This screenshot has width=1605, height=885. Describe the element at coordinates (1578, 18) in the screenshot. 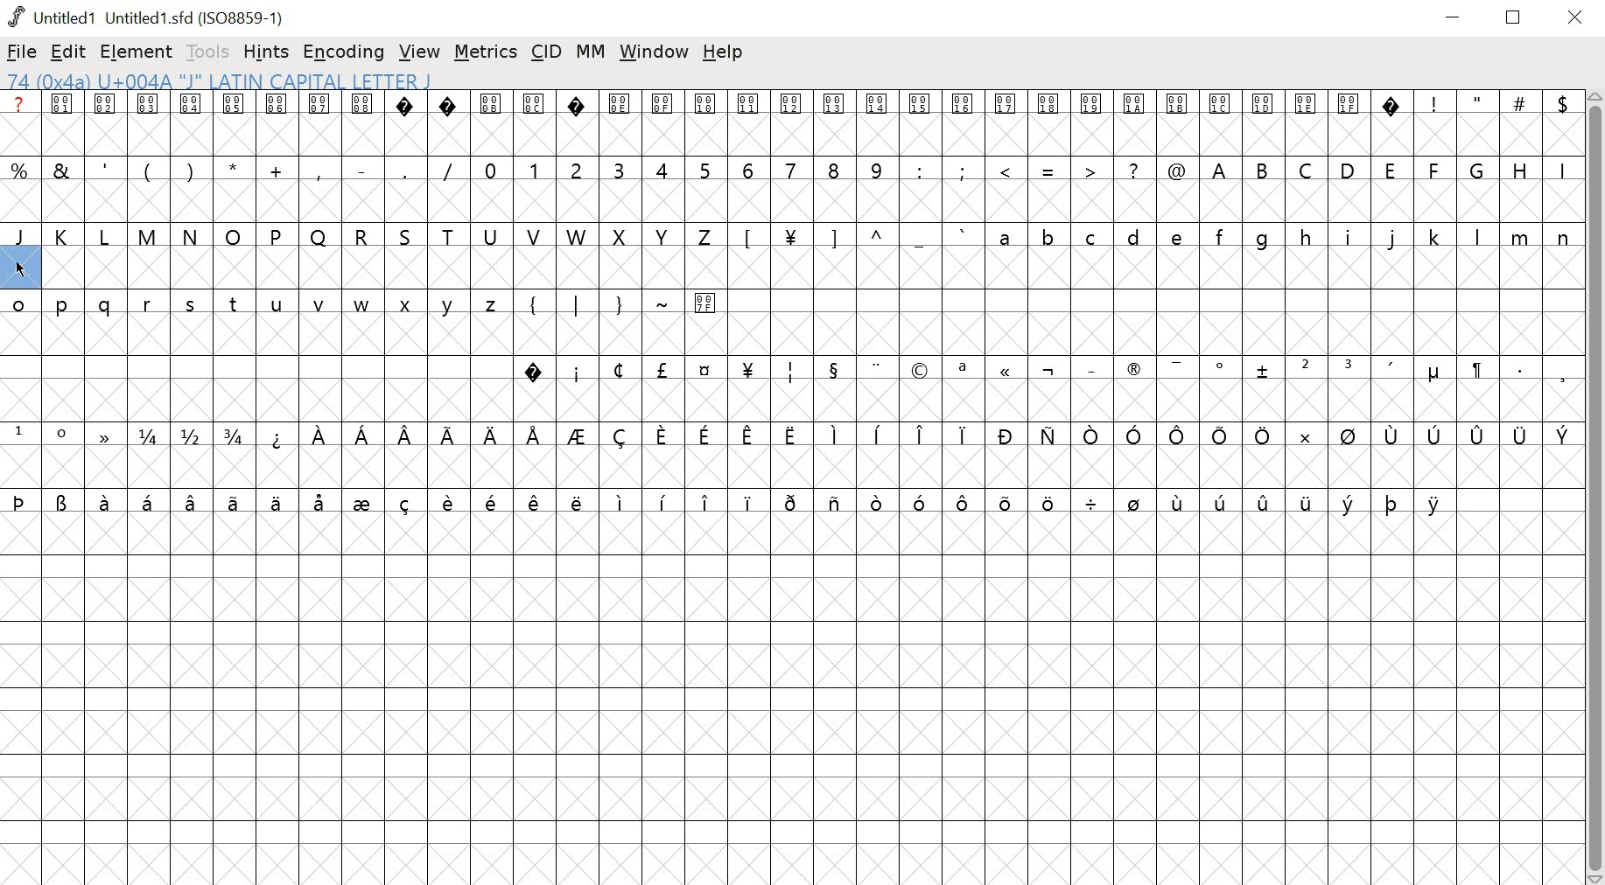

I see `close` at that location.